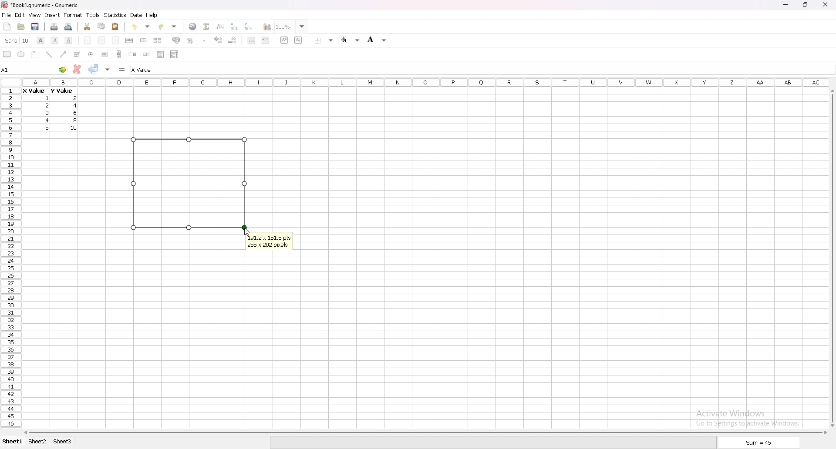 The height and width of the screenshot is (449, 836). What do you see at coordinates (190, 40) in the screenshot?
I see `percentage` at bounding box center [190, 40].